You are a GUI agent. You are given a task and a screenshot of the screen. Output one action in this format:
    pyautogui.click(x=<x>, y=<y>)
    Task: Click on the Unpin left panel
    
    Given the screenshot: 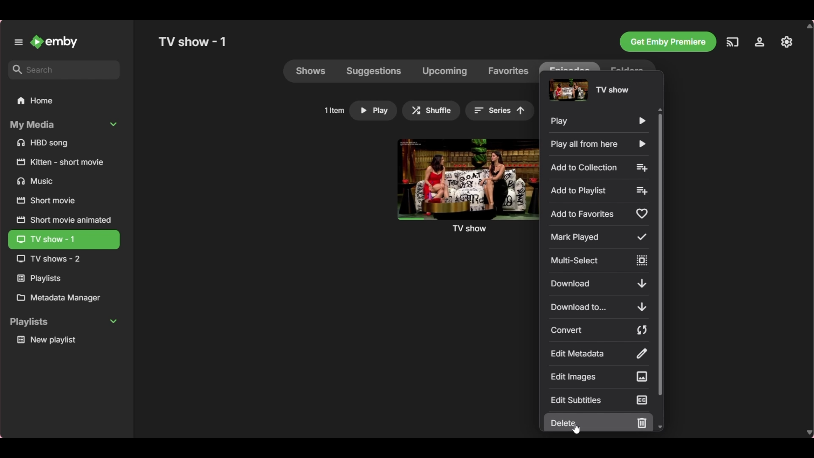 What is the action you would take?
    pyautogui.click(x=18, y=42)
    